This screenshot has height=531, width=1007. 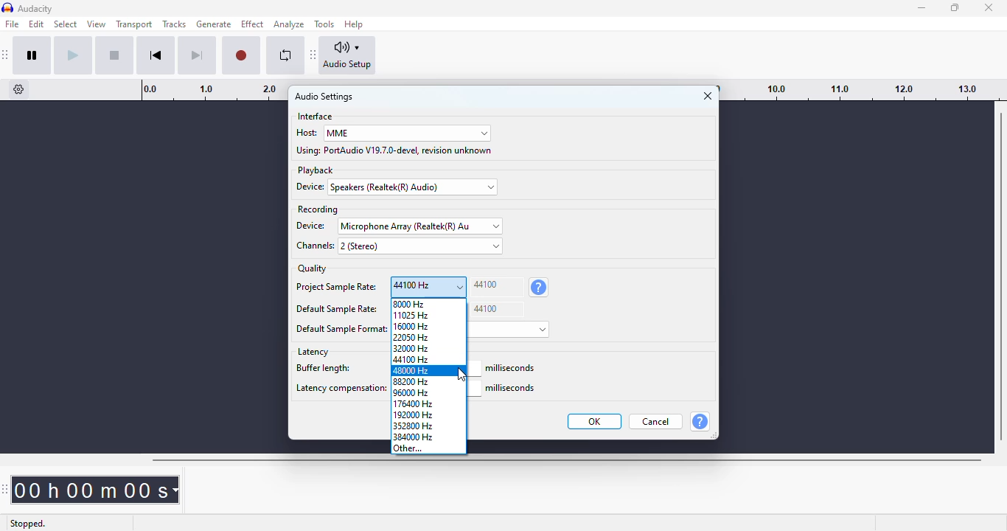 I want to click on recording, so click(x=317, y=209).